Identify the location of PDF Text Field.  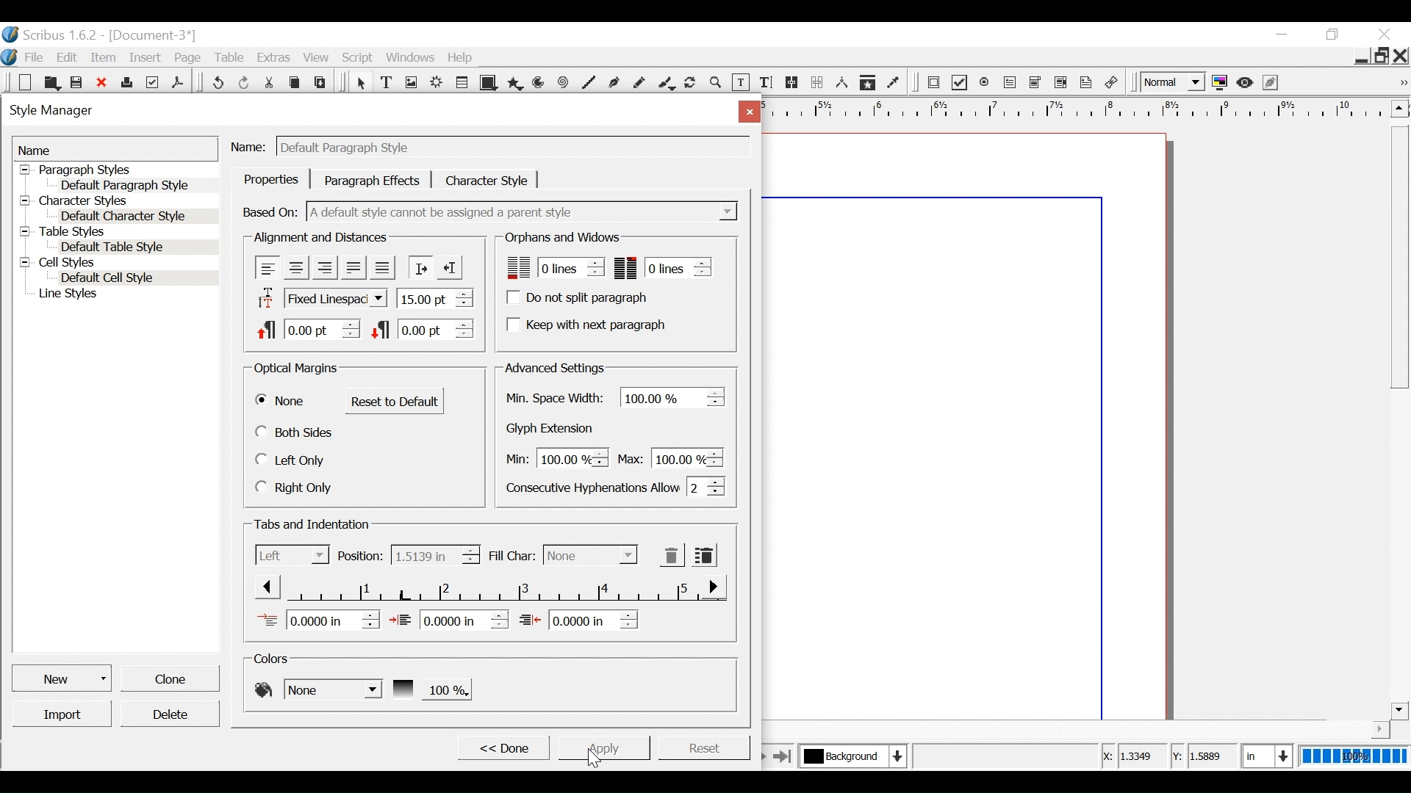
(1010, 83).